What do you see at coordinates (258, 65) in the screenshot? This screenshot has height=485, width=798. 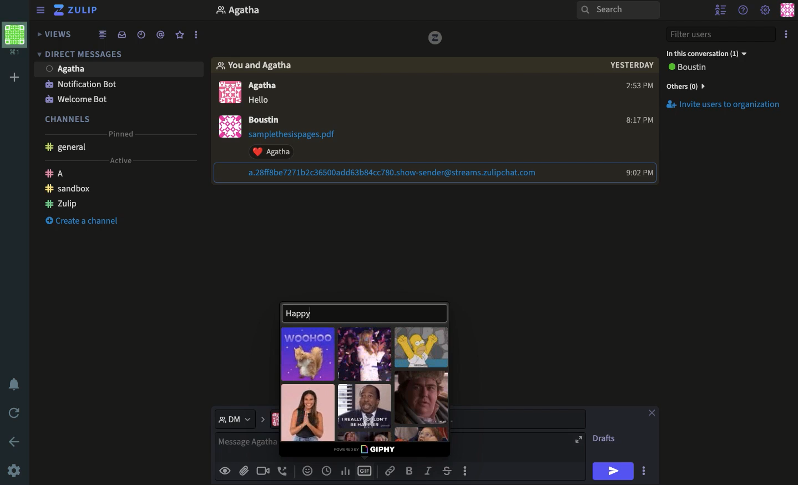 I see `You and user` at bounding box center [258, 65].